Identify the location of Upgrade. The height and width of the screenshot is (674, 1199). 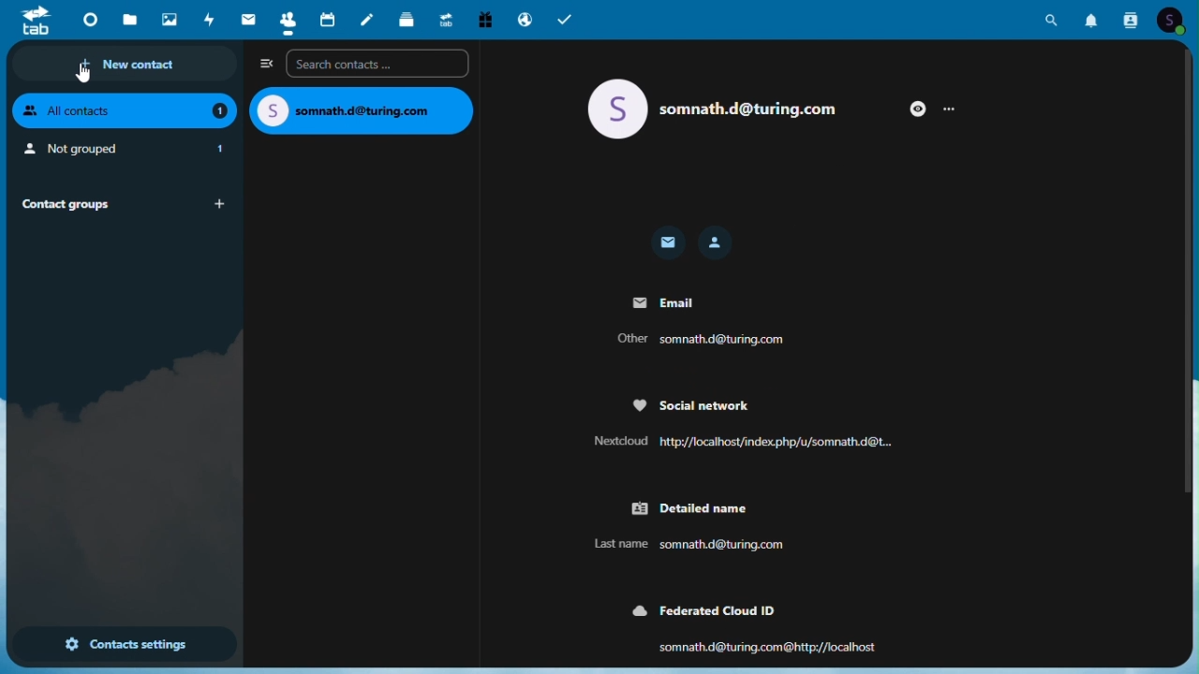
(446, 18).